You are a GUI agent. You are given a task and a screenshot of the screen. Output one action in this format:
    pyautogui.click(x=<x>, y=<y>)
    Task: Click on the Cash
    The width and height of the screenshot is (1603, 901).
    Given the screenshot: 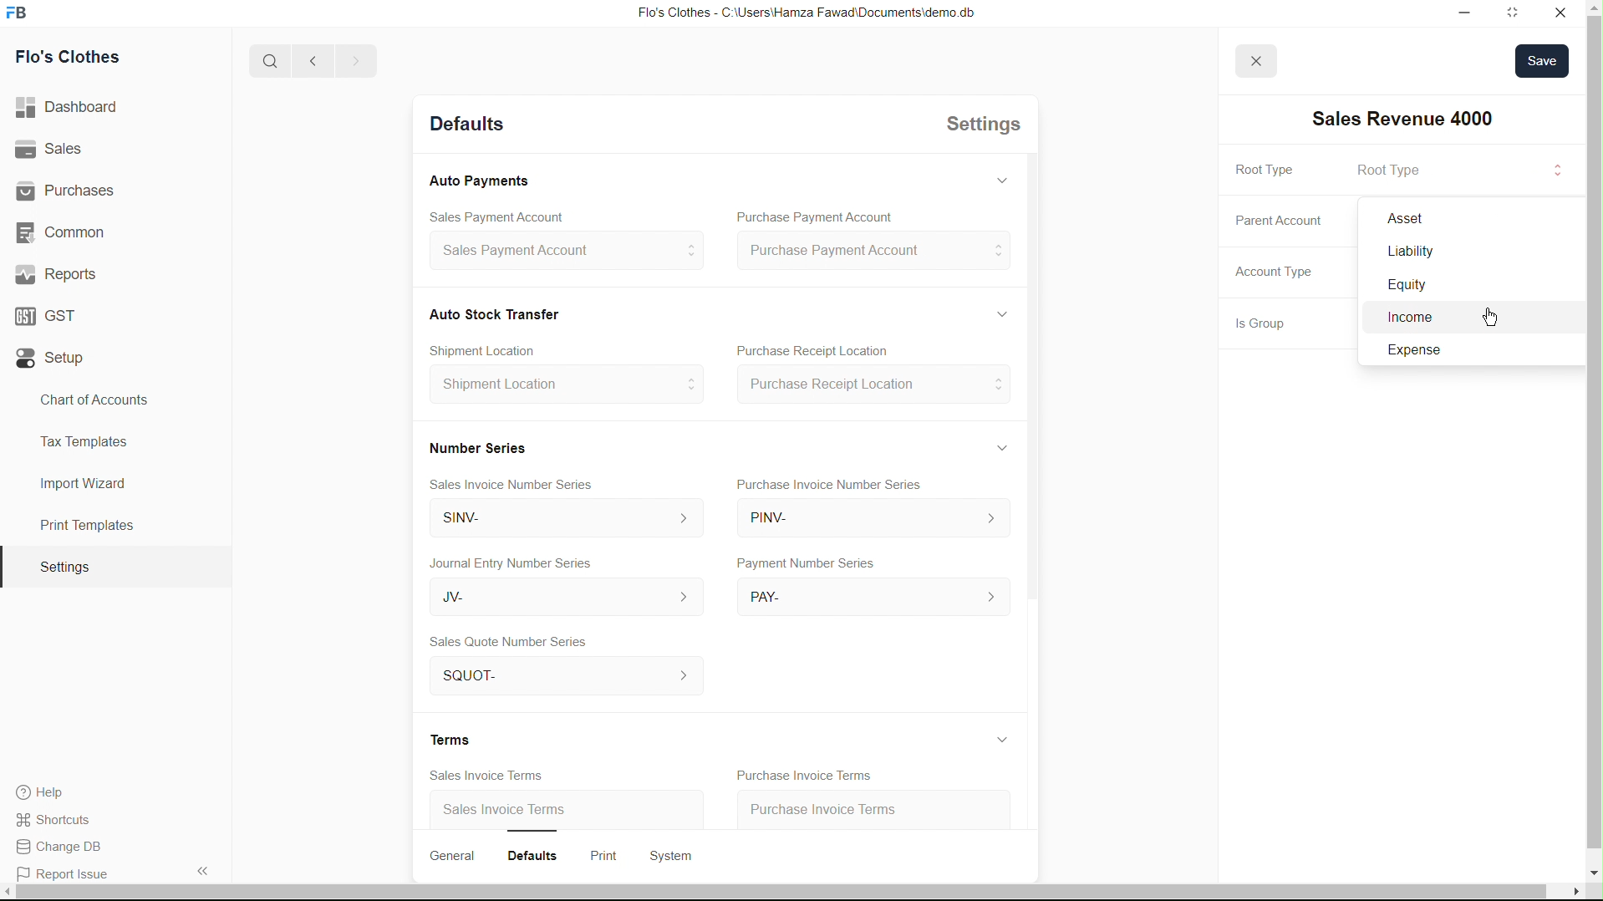 What is the action you would take?
    pyautogui.click(x=504, y=313)
    